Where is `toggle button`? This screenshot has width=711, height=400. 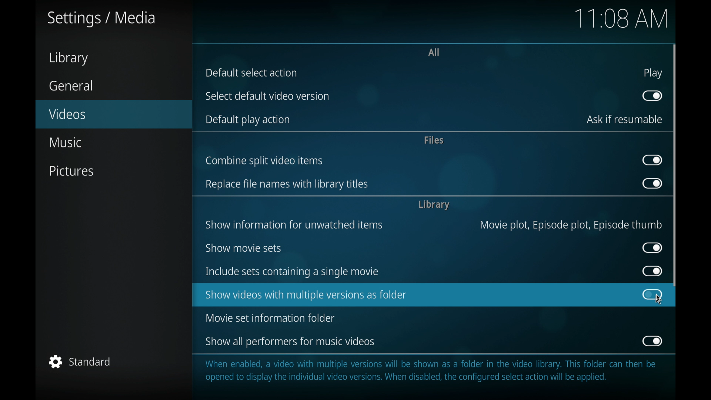
toggle button is located at coordinates (652, 247).